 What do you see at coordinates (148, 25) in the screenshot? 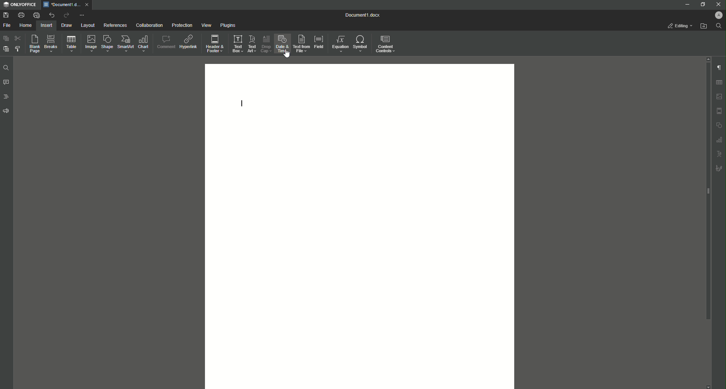
I see `Collaboration` at bounding box center [148, 25].